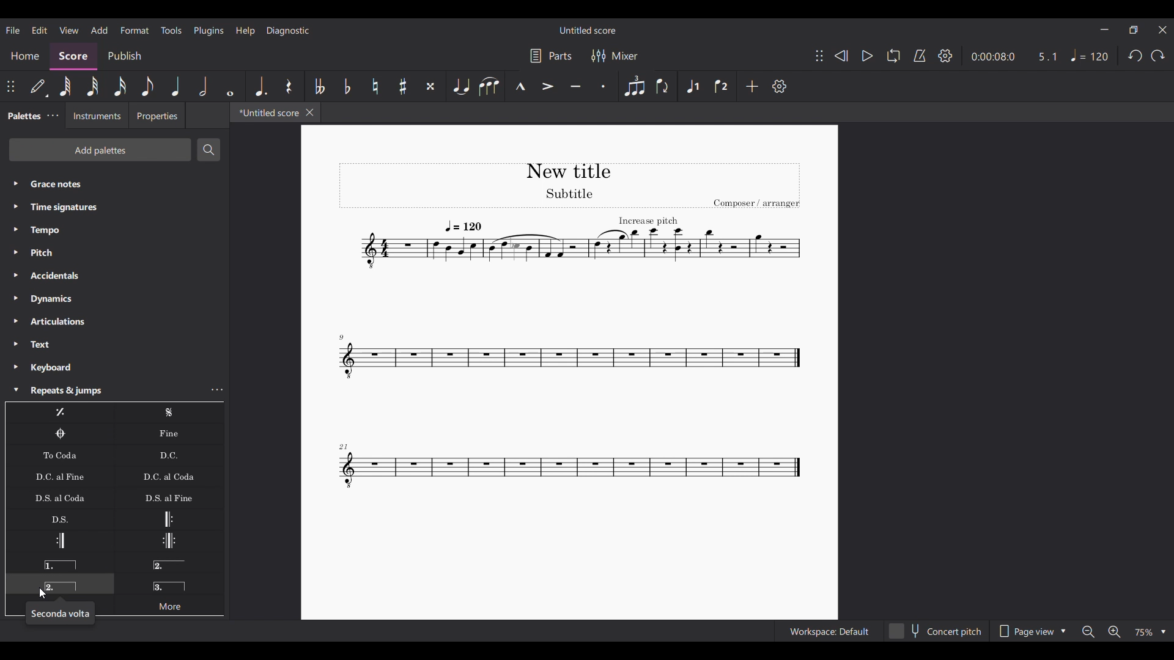 Image resolution: width=1174 pixels, height=660 pixels. Describe the element at coordinates (432, 86) in the screenshot. I see `Toggle double sharp` at that location.